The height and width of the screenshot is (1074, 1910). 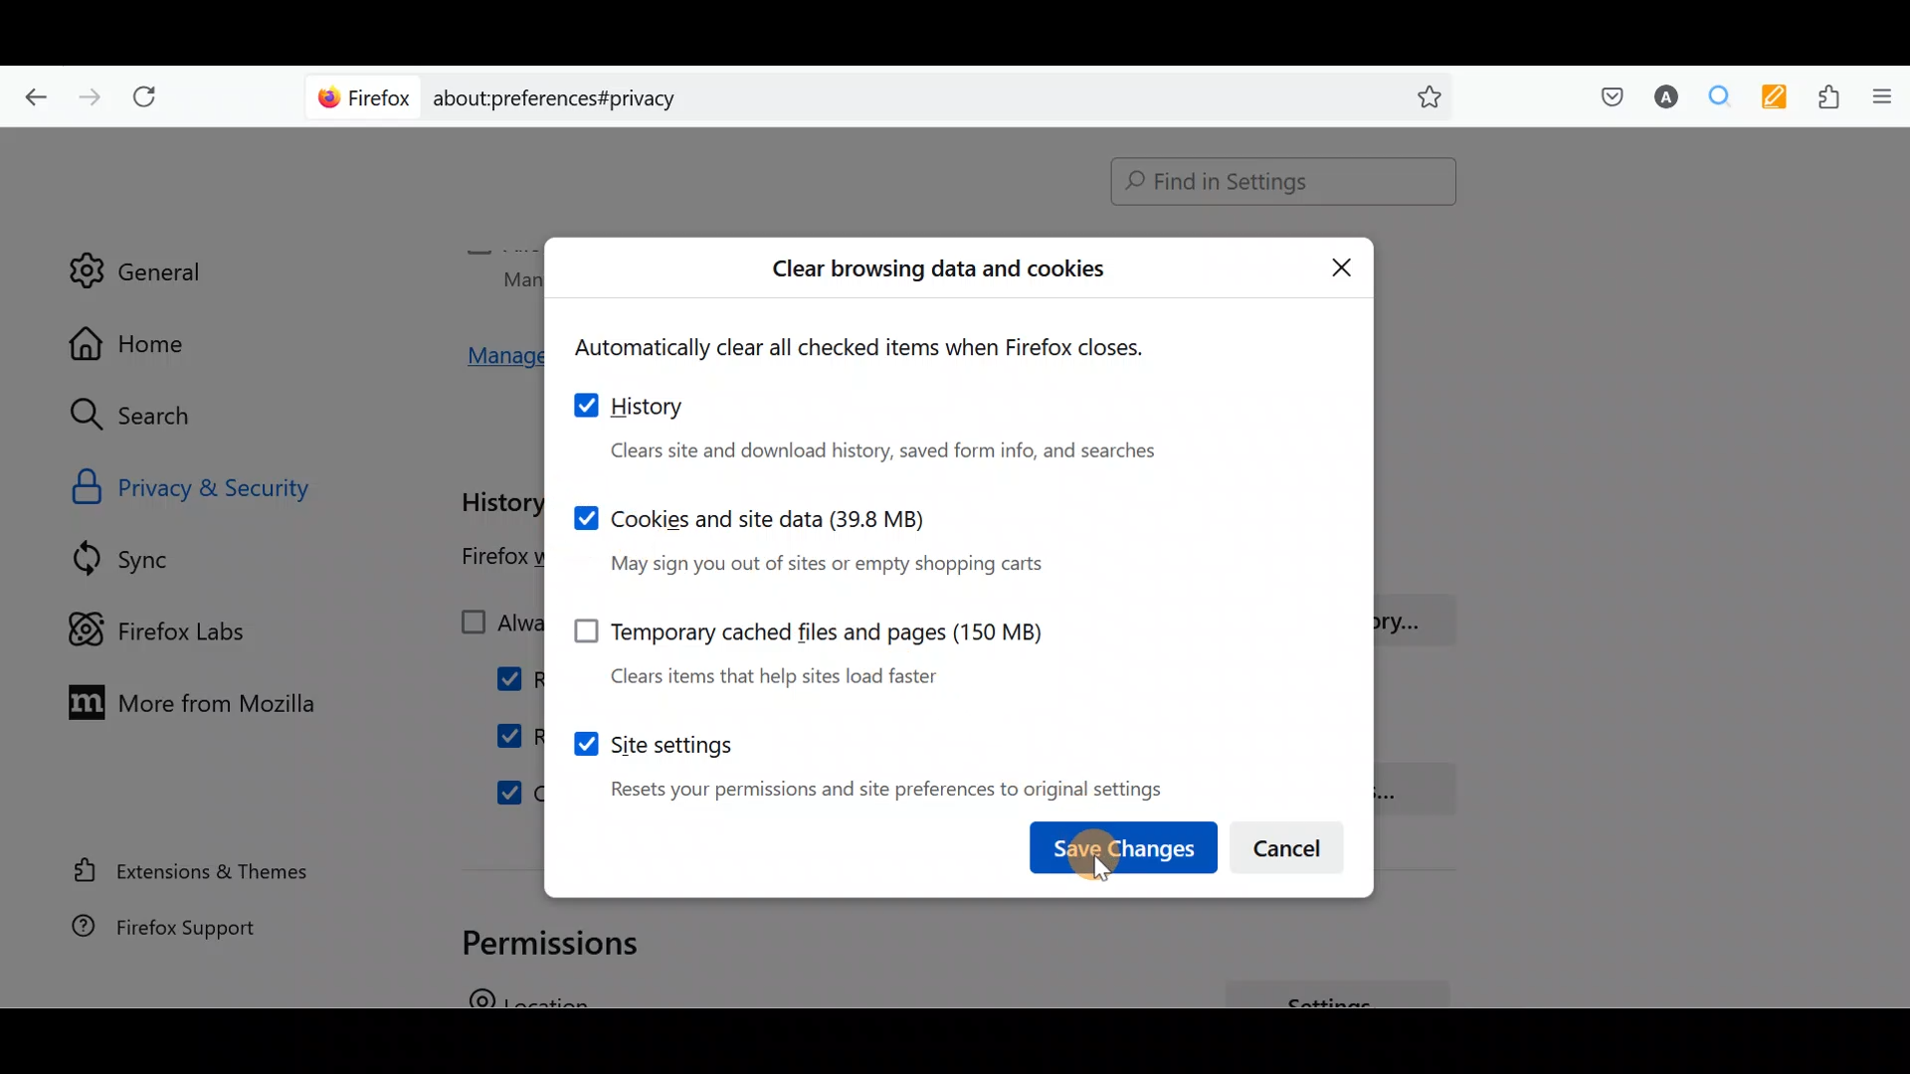 What do you see at coordinates (88, 91) in the screenshot?
I see `Go forward one page` at bounding box center [88, 91].